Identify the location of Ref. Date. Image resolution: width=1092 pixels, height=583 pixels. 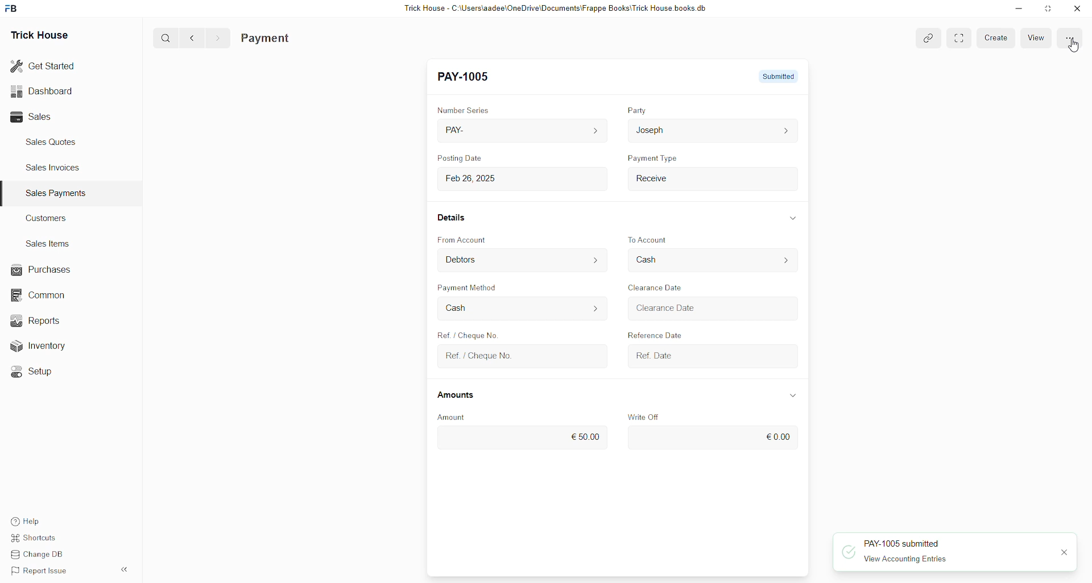
(710, 356).